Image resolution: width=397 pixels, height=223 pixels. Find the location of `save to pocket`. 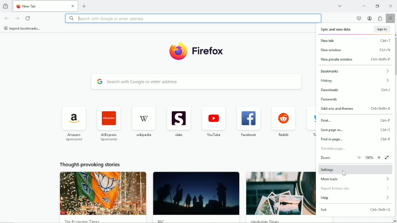

save to pocket is located at coordinates (358, 18).